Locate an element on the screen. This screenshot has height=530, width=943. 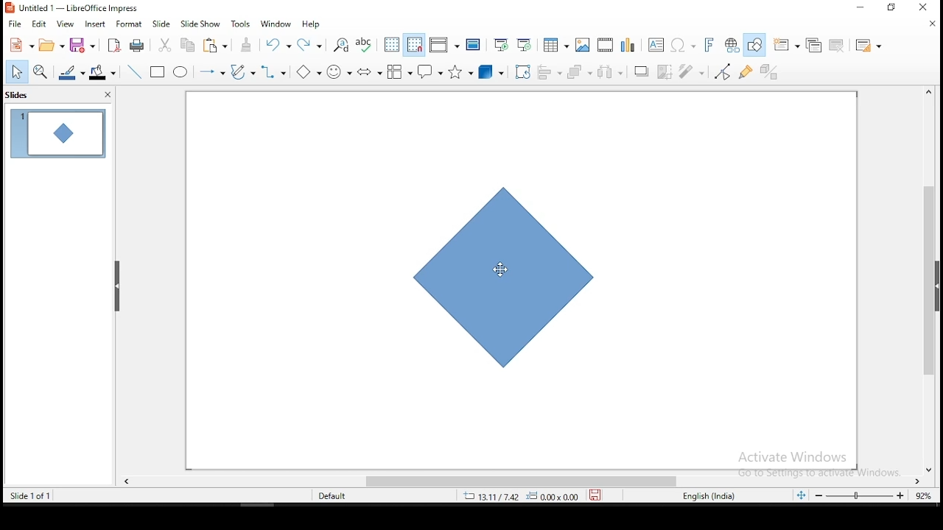
shadow is located at coordinates (642, 71).